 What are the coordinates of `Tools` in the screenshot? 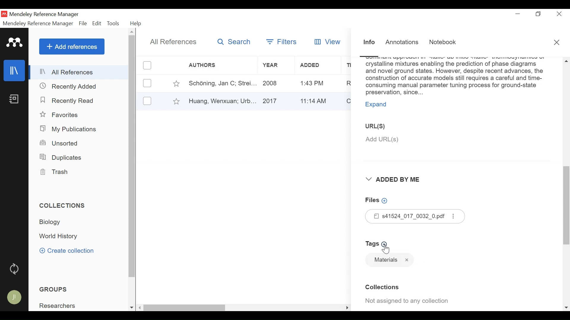 It's located at (113, 23).